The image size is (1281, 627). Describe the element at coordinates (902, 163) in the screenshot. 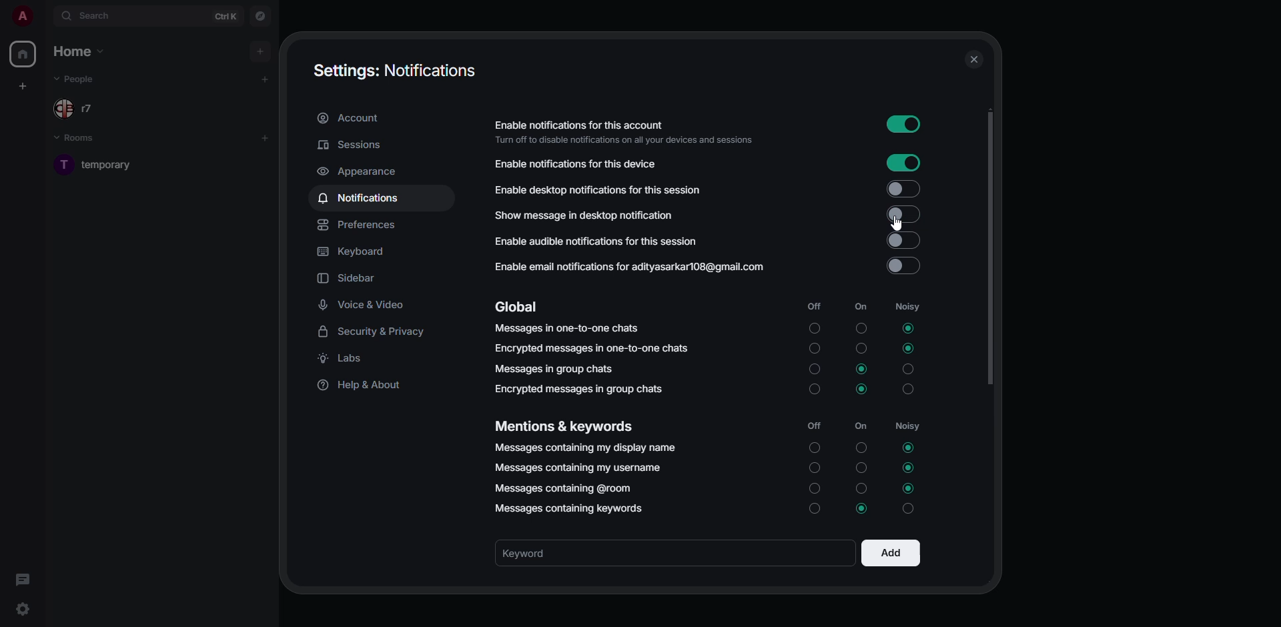

I see `` at that location.